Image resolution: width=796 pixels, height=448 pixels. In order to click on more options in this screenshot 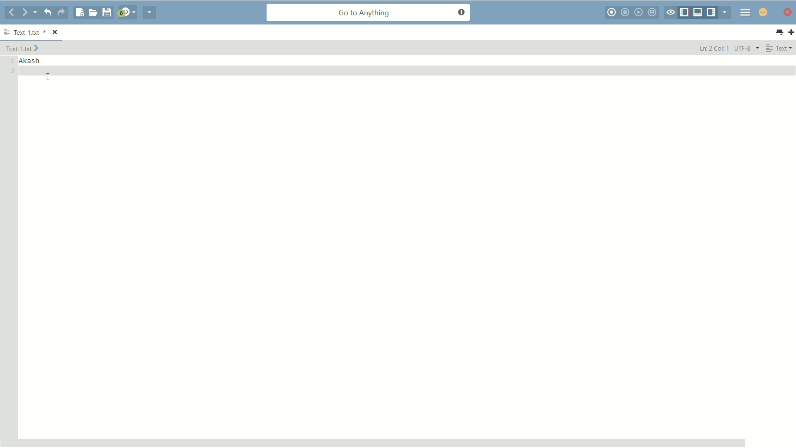, I will do `click(7, 31)`.